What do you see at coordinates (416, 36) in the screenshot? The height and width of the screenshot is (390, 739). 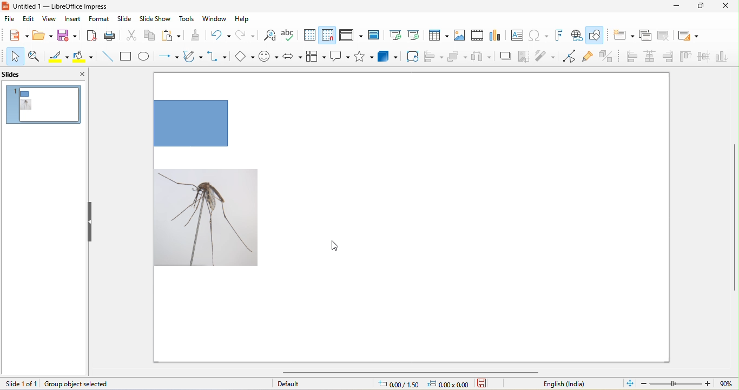 I see `start from current slide` at bounding box center [416, 36].